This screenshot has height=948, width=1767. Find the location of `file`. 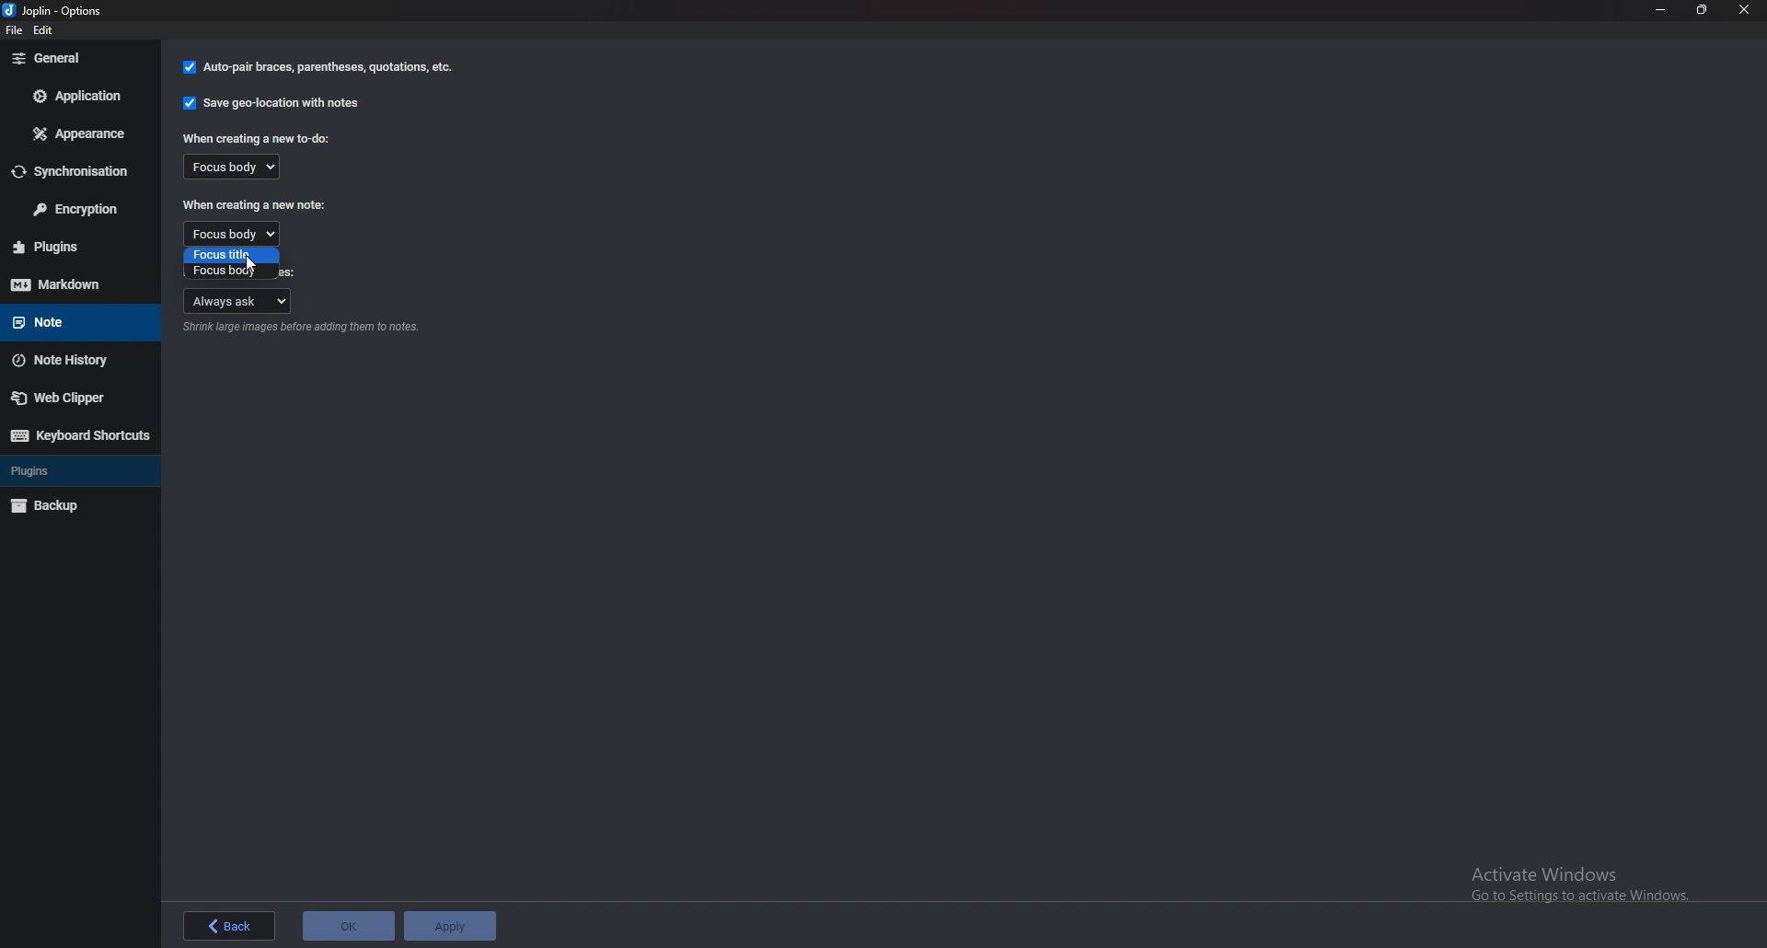

file is located at coordinates (17, 33).